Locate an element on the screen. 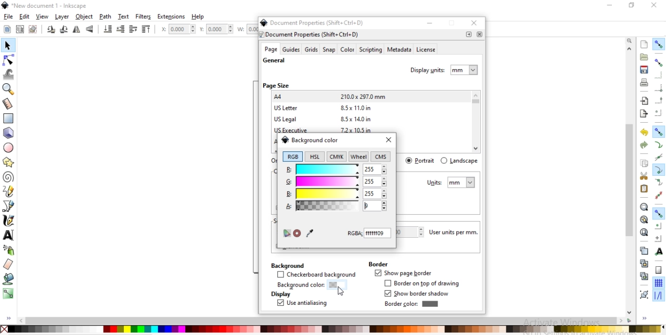 The image size is (666, 335). create circles, arcs and ellipses is located at coordinates (9, 148).